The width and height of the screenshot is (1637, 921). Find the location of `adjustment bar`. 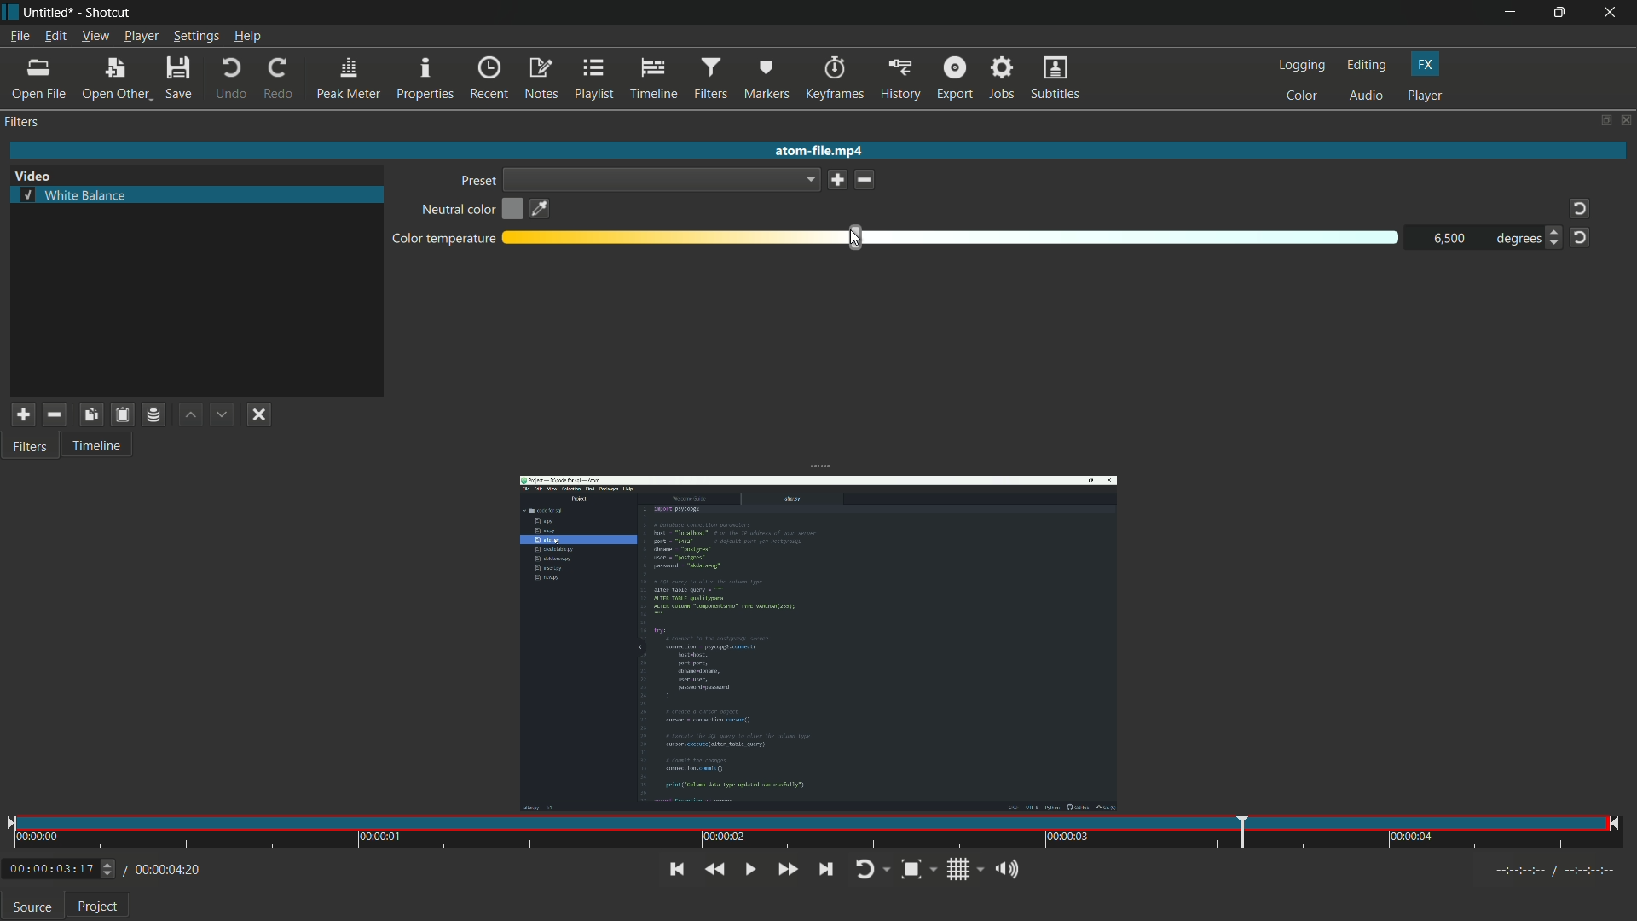

adjustment bar is located at coordinates (952, 239).